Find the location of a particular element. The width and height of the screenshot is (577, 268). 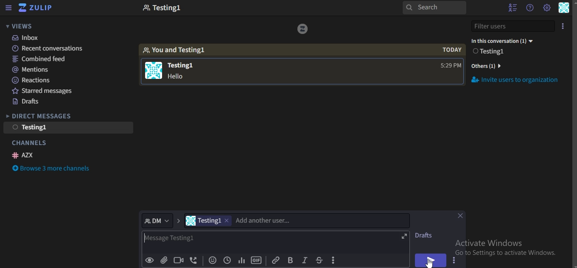

GIF is located at coordinates (256, 260).